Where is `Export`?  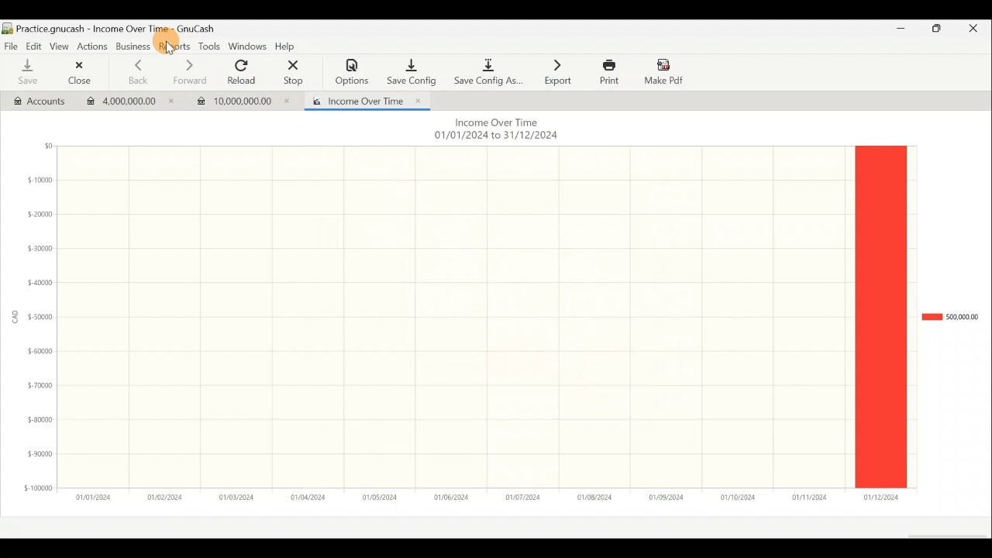
Export is located at coordinates (558, 71).